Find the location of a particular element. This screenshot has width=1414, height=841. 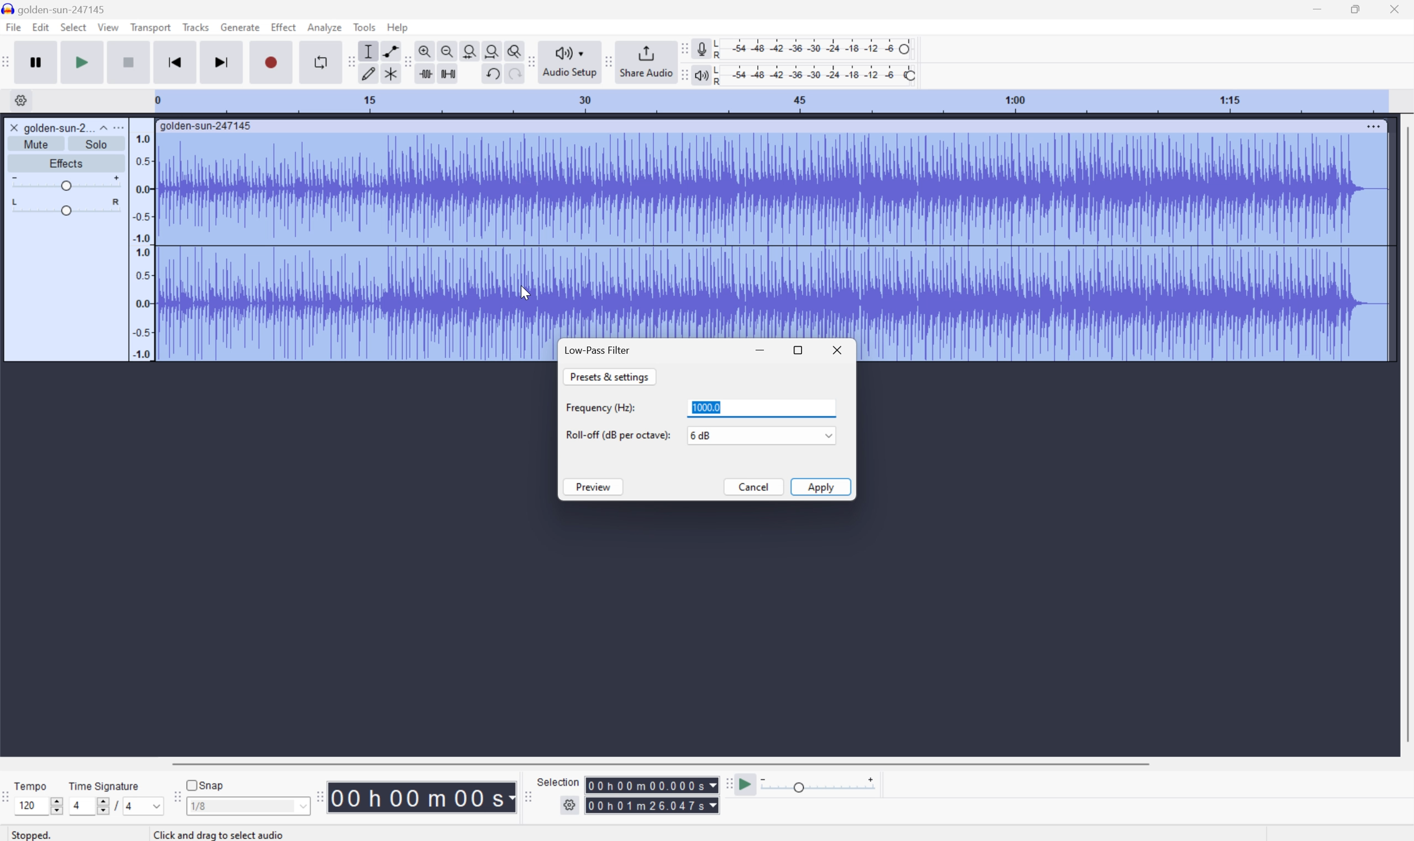

Audacity time signature toolbar is located at coordinates (9, 802).